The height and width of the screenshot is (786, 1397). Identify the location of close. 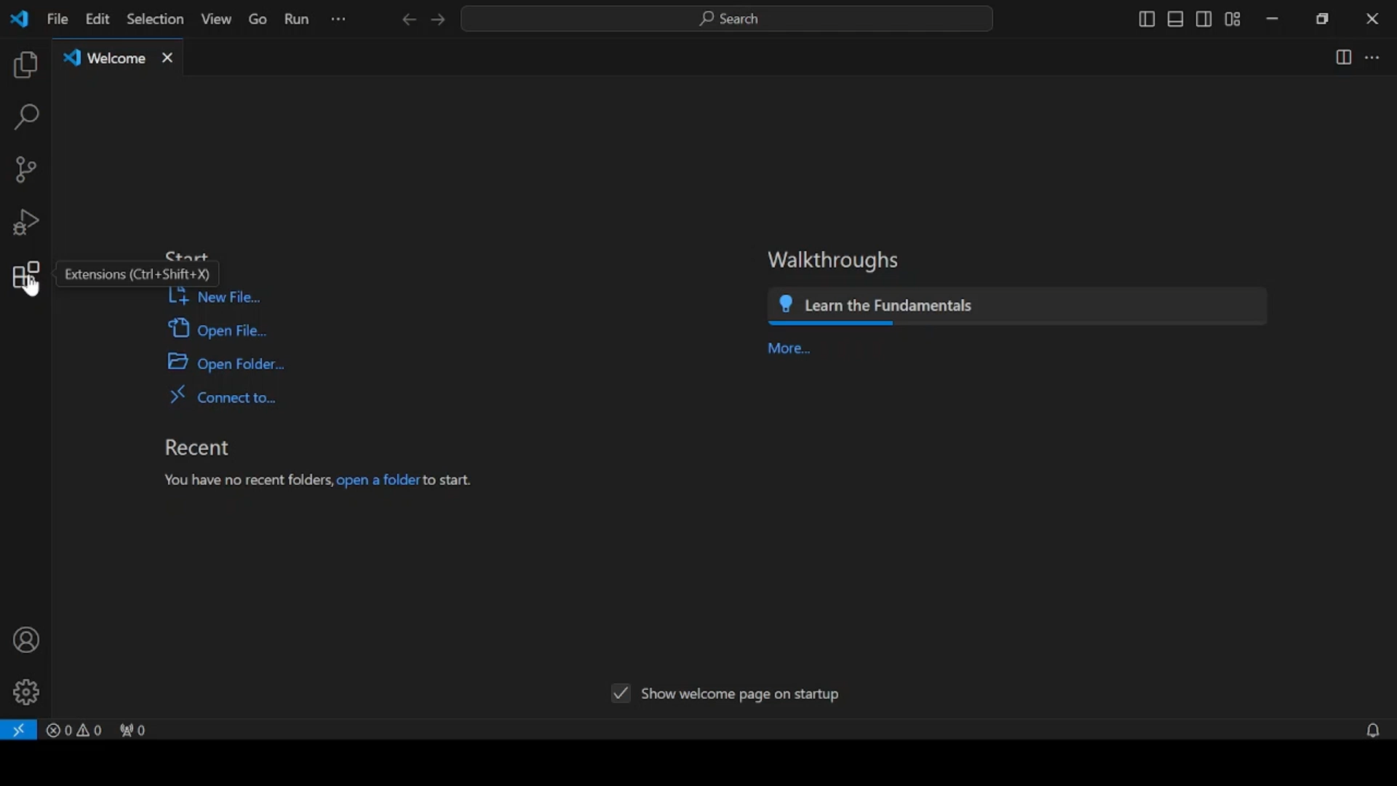
(1372, 19).